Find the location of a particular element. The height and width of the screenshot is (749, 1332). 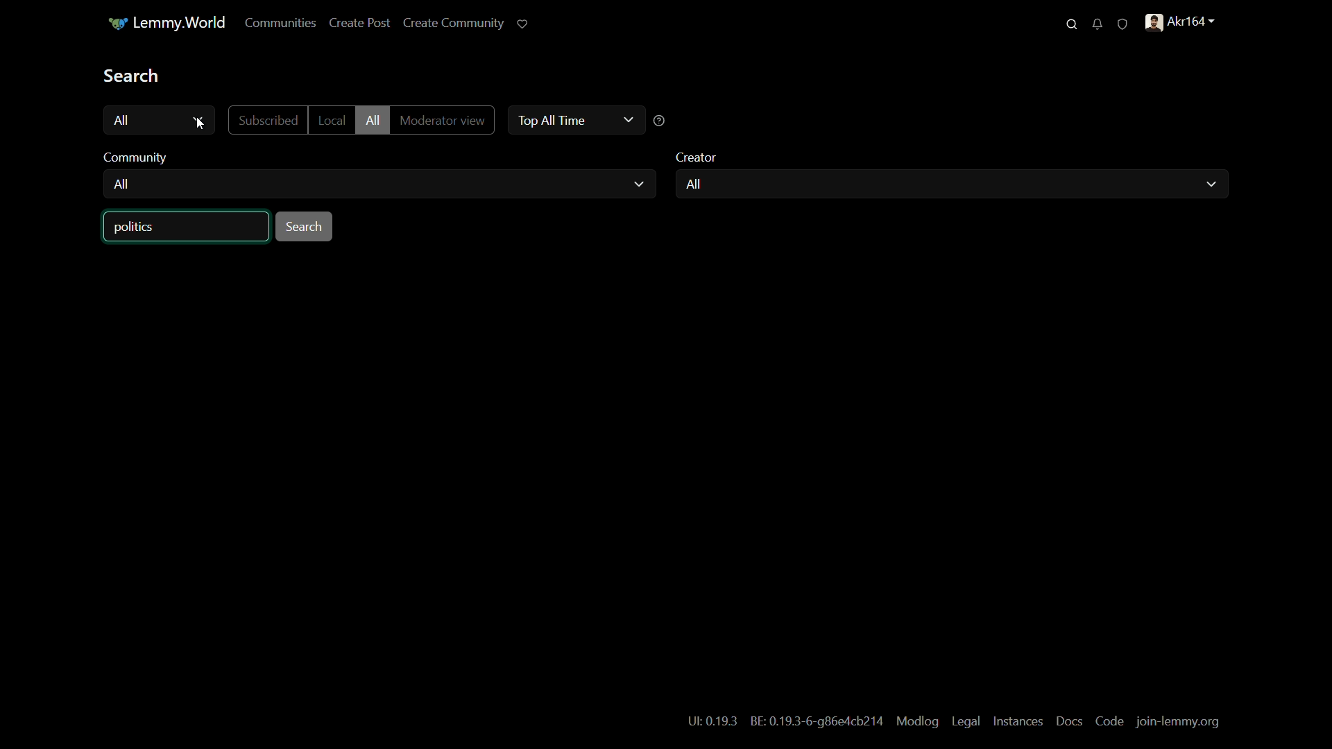

search is located at coordinates (305, 227).